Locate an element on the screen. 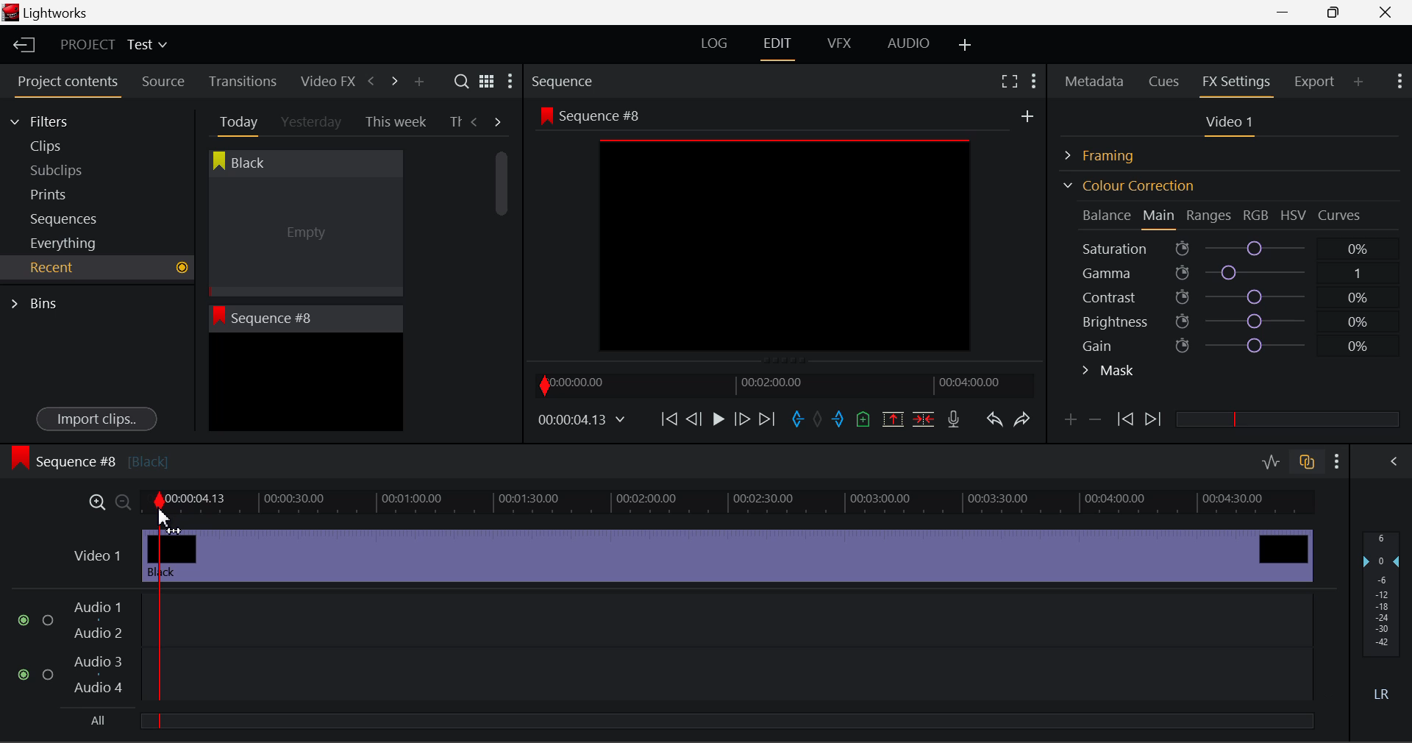 This screenshot has height=743, width=1412. Next keyframe is located at coordinates (1155, 420).